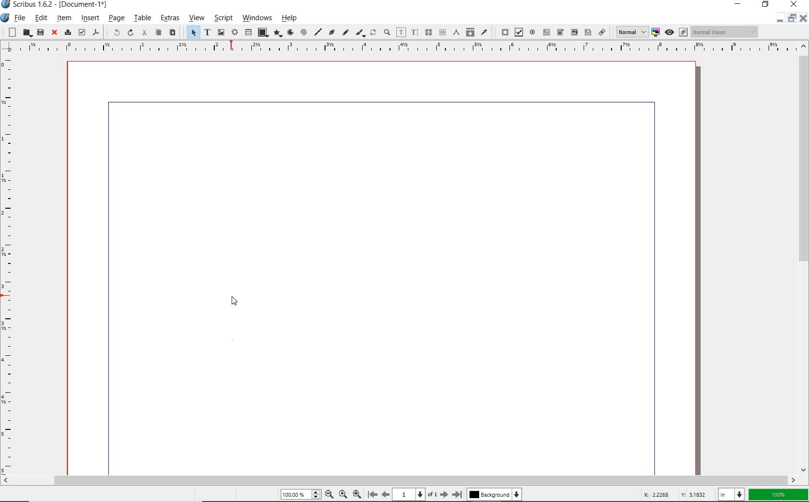  I want to click on polygon, so click(276, 34).